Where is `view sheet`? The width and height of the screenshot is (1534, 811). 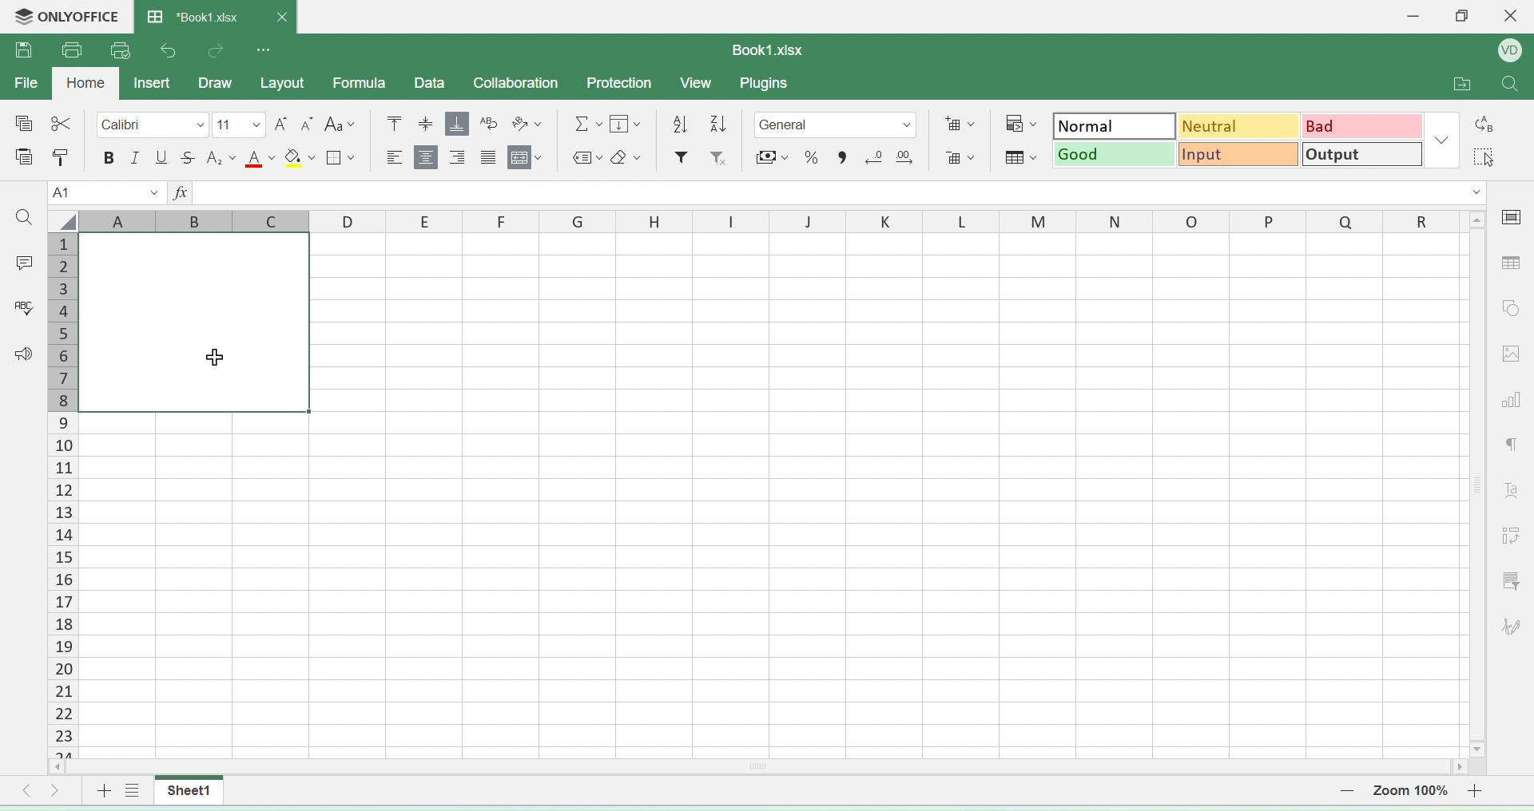
view sheet is located at coordinates (133, 793).